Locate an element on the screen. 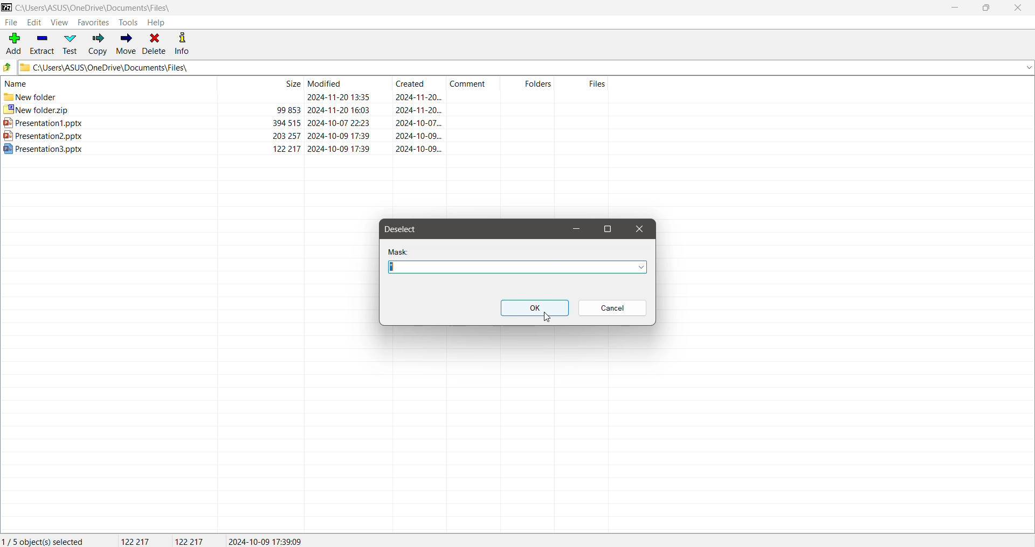 The width and height of the screenshot is (1035, 547). Test is located at coordinates (70, 44).